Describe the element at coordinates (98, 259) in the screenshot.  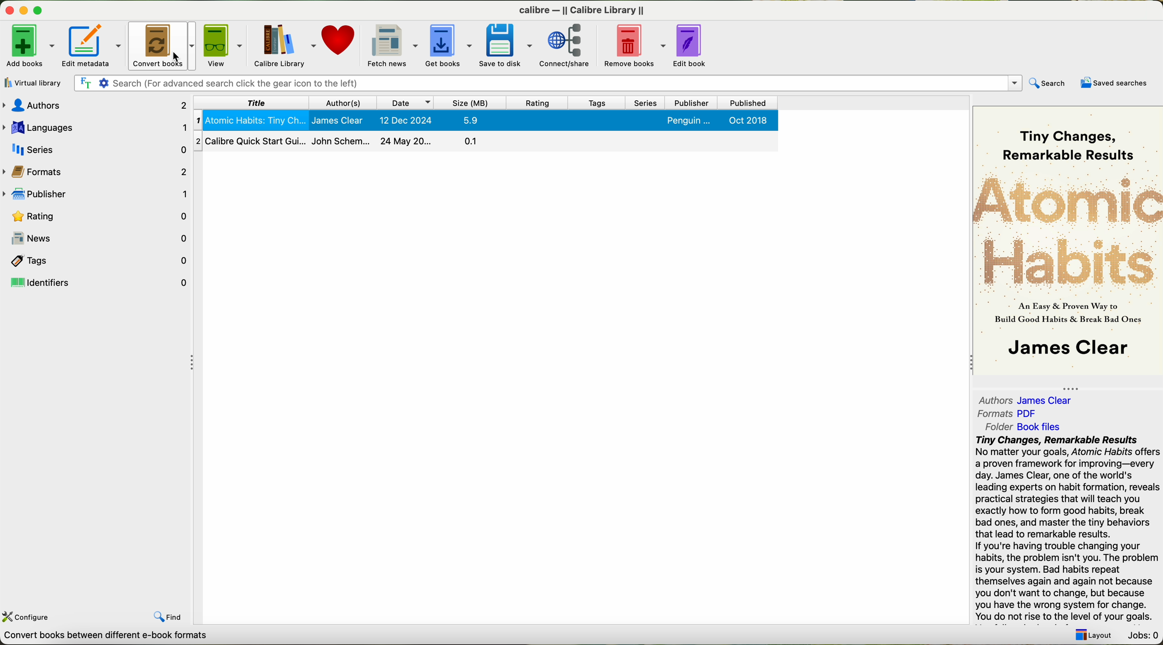
I see `tags` at that location.